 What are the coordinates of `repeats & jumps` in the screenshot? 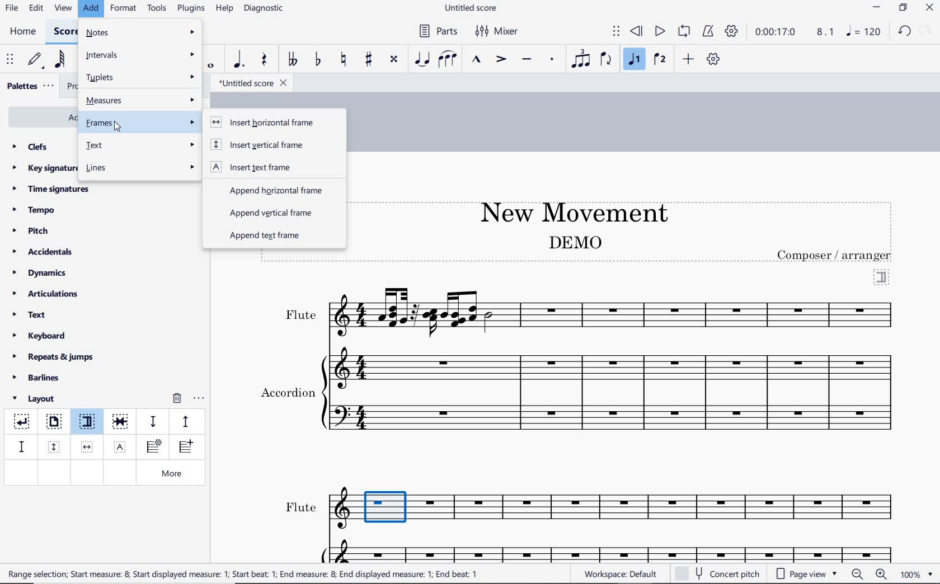 It's located at (53, 355).